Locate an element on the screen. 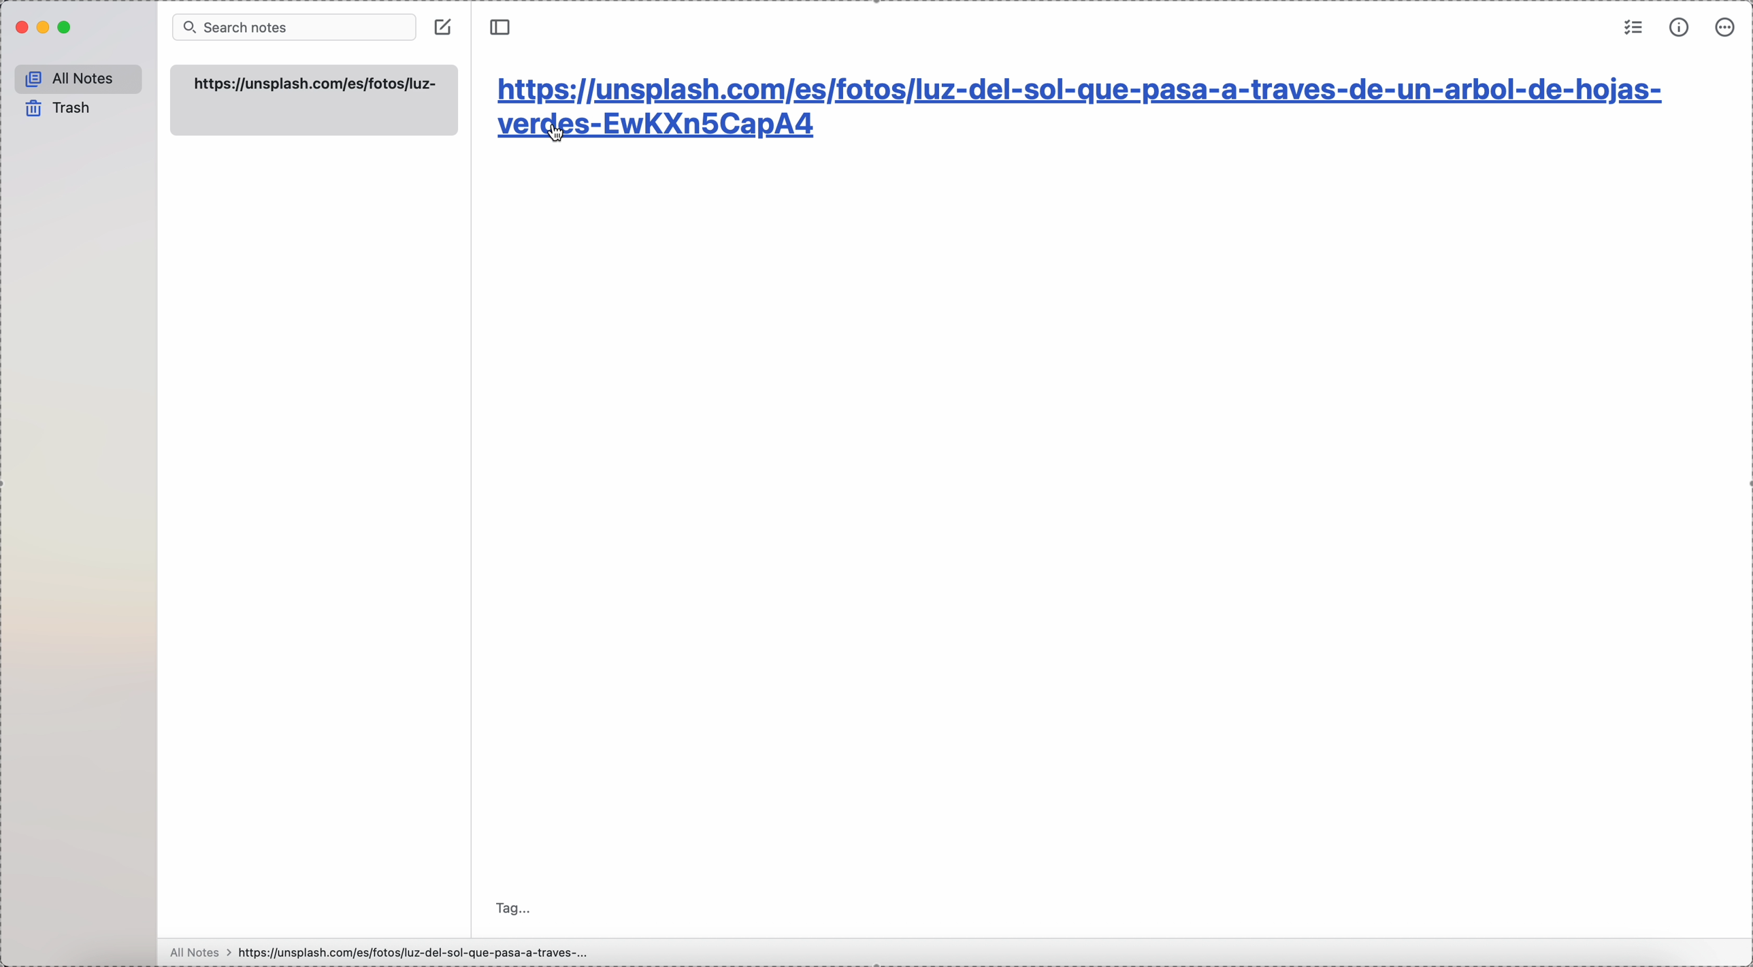 This screenshot has width=1753, height=967. close Simplenote is located at coordinates (21, 29).